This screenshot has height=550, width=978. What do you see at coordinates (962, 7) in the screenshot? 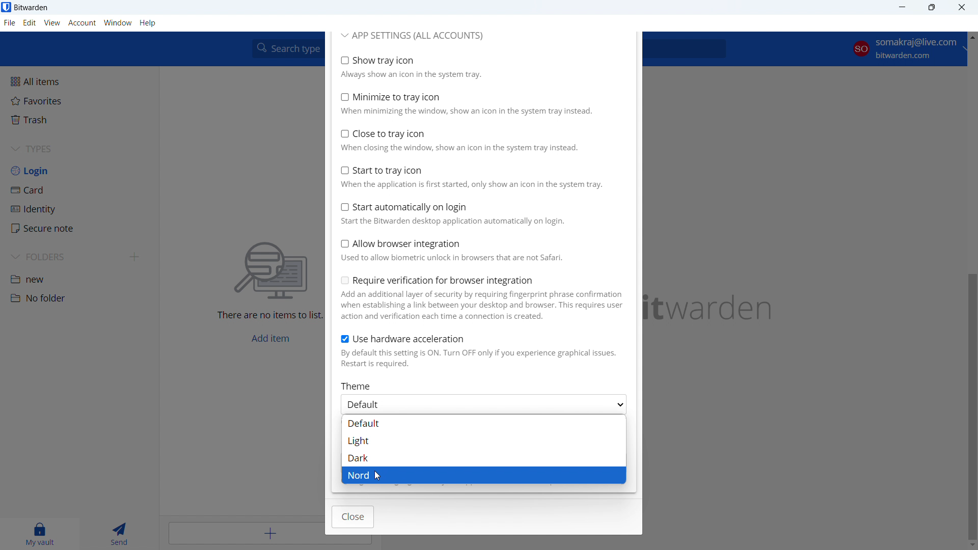
I see `close` at bounding box center [962, 7].